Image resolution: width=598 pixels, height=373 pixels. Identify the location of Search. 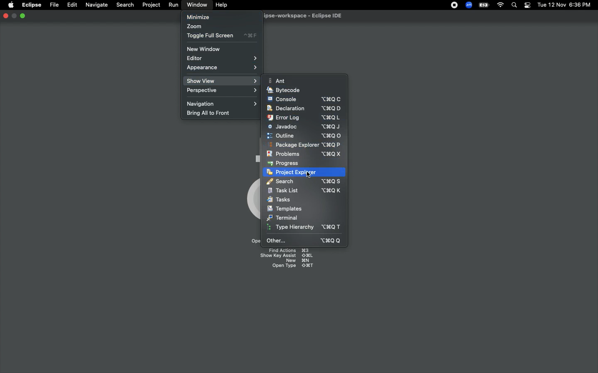
(124, 5).